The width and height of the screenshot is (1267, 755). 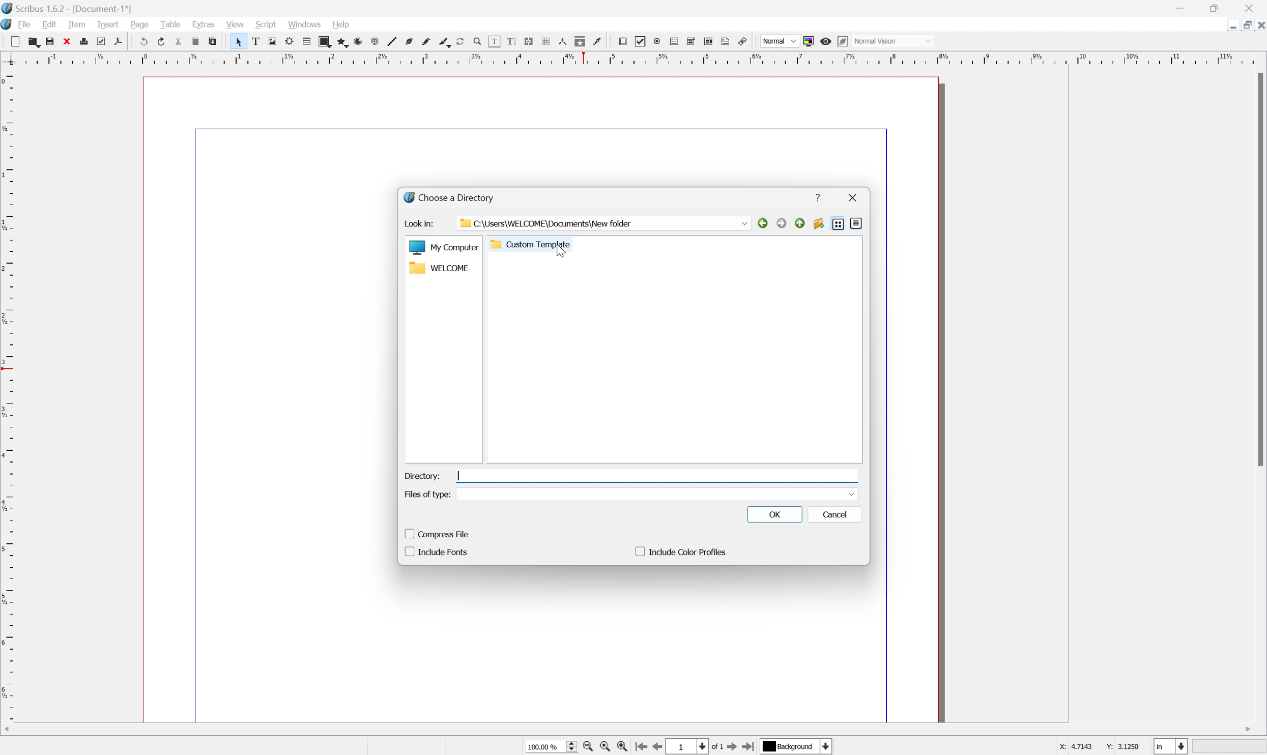 I want to click on line, so click(x=390, y=42).